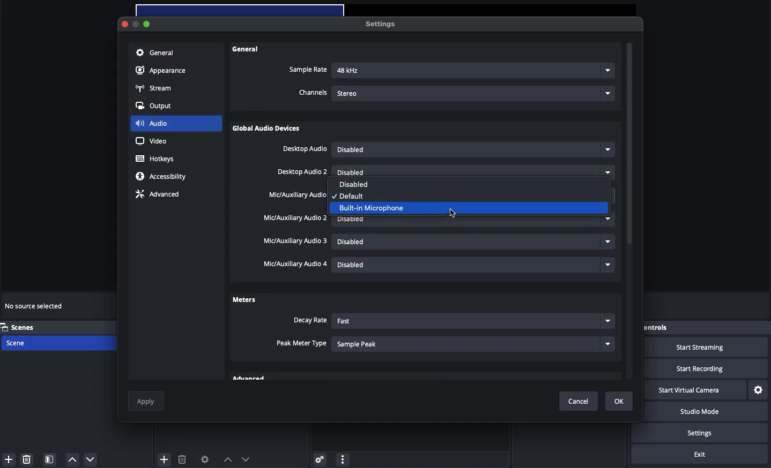 The height and width of the screenshot is (468, 771). What do you see at coordinates (581, 402) in the screenshot?
I see `Cancel` at bounding box center [581, 402].